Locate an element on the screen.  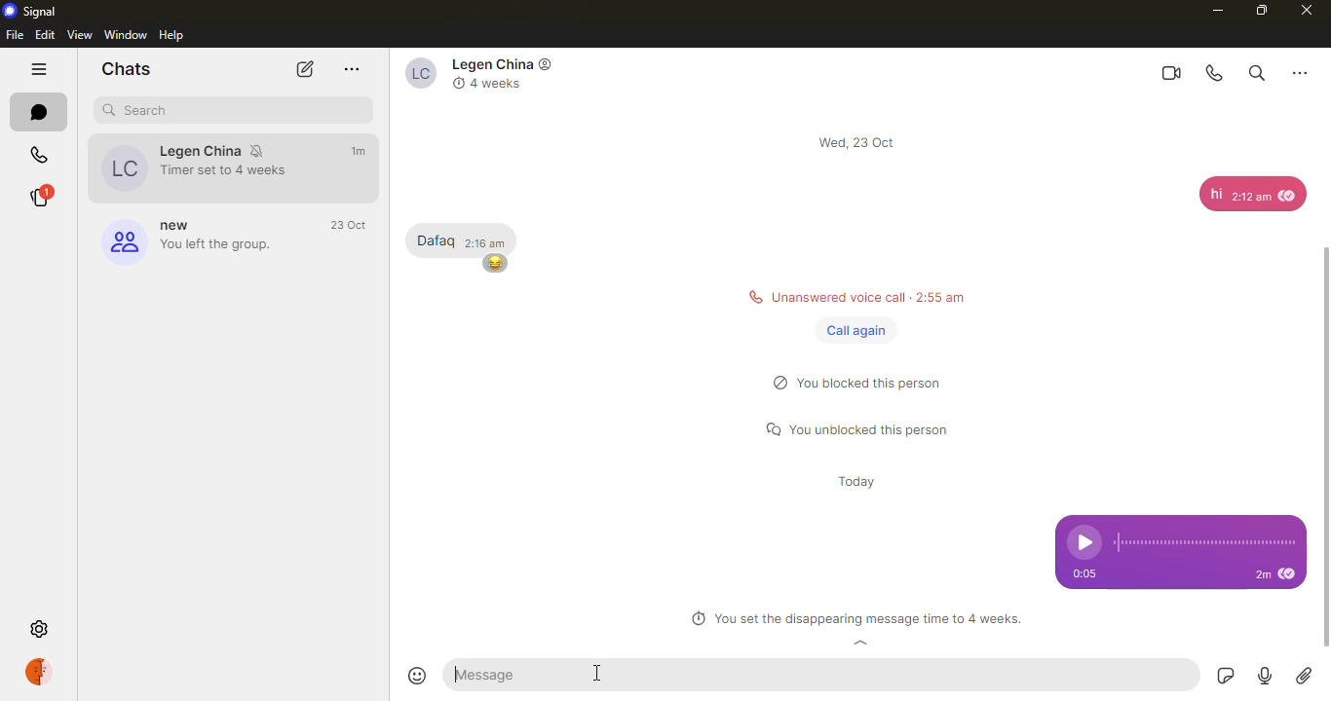
2m is located at coordinates (1261, 575).